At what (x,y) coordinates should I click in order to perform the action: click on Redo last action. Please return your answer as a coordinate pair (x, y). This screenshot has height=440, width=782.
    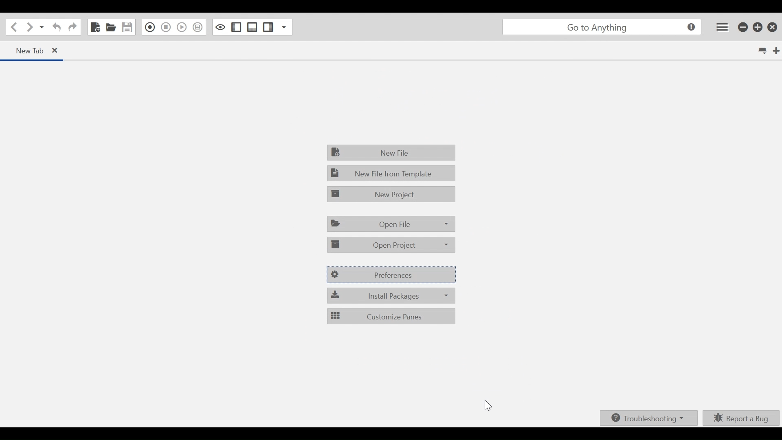
    Looking at the image, I should click on (72, 28).